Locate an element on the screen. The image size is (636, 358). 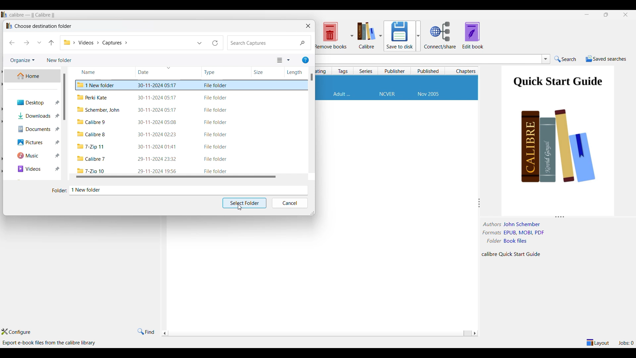
Chapters column is located at coordinates (464, 71).